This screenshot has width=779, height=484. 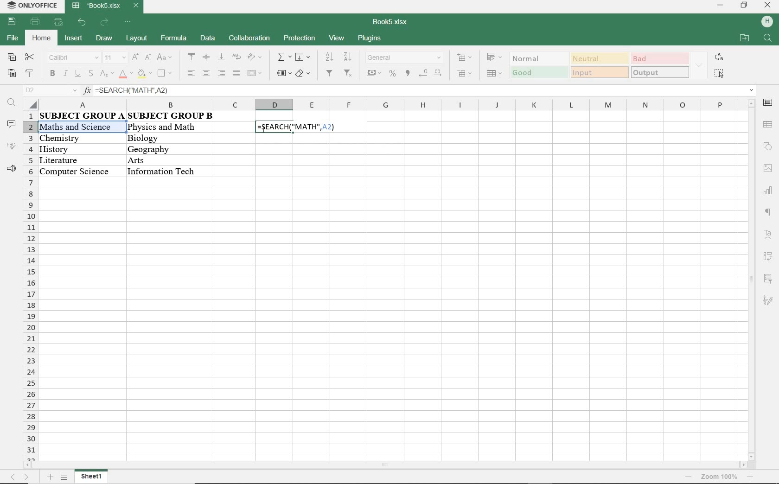 What do you see at coordinates (75, 39) in the screenshot?
I see `insert` at bounding box center [75, 39].